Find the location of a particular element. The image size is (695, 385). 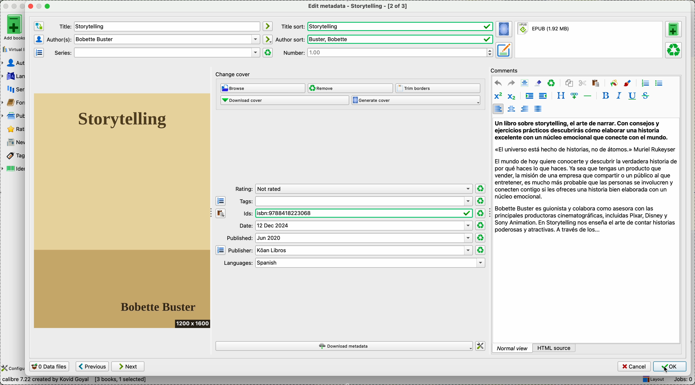

icon is located at coordinates (614, 83).